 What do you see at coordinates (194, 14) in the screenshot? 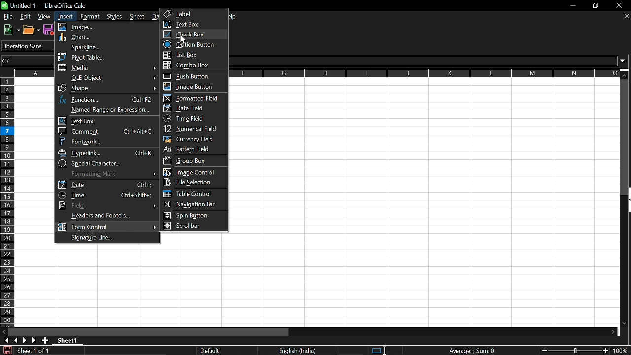
I see `Label` at bounding box center [194, 14].